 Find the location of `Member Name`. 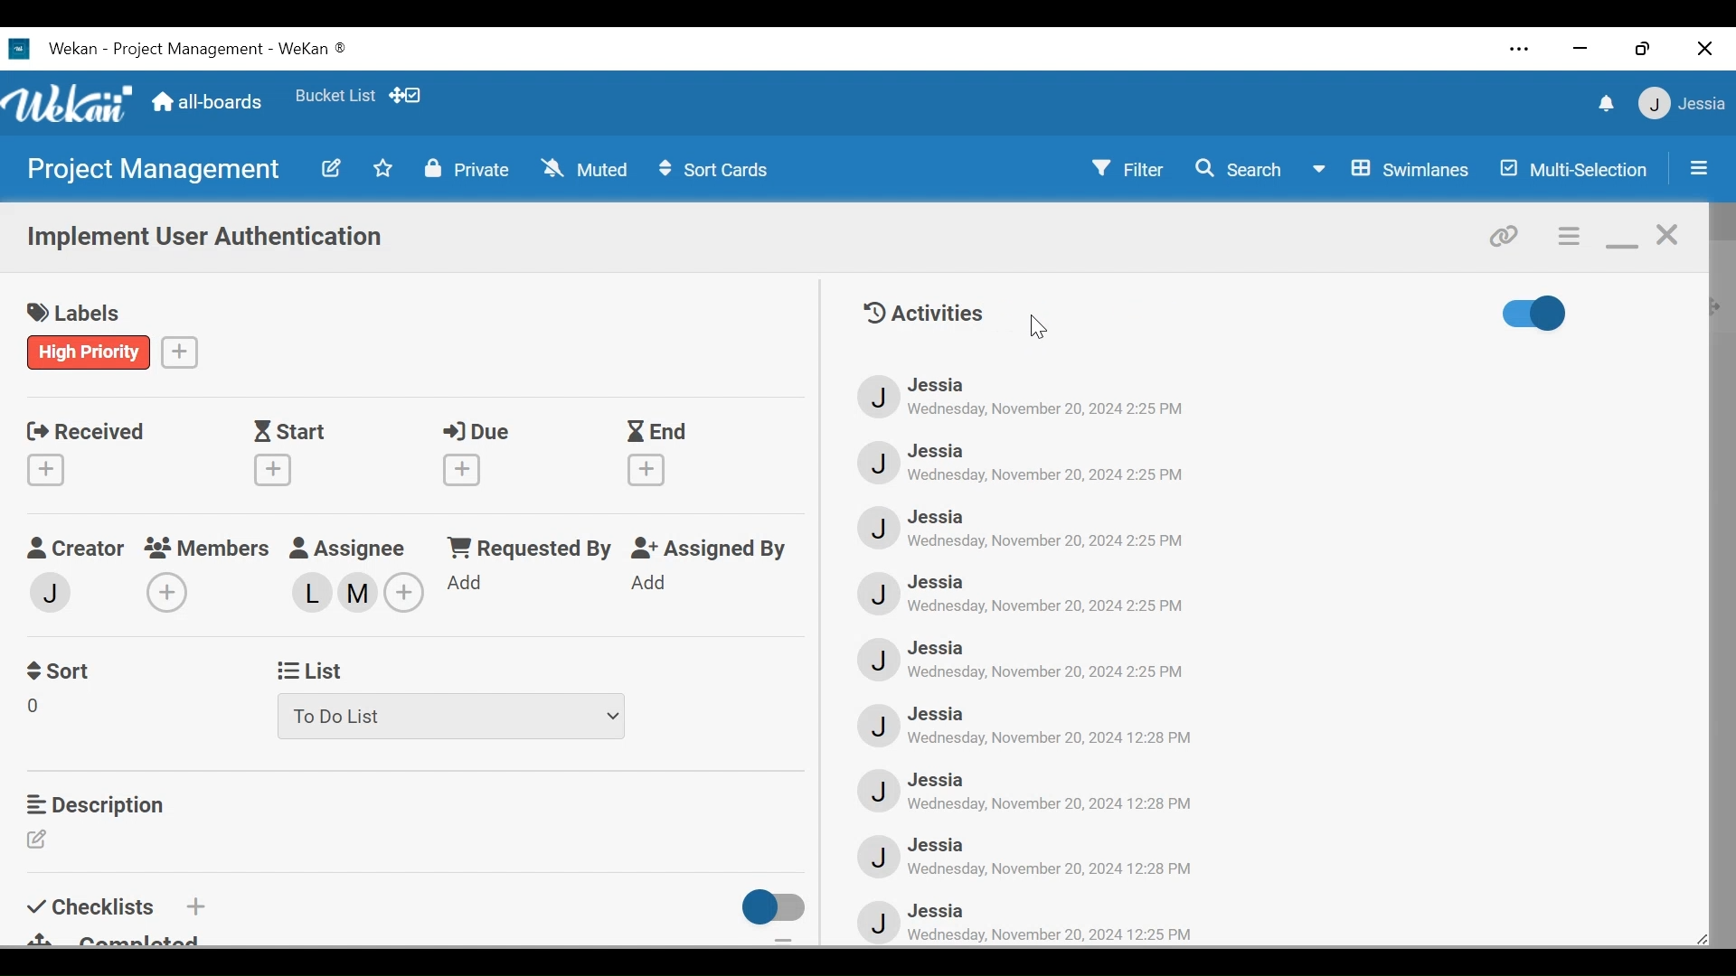

Member Name is located at coordinates (940, 648).